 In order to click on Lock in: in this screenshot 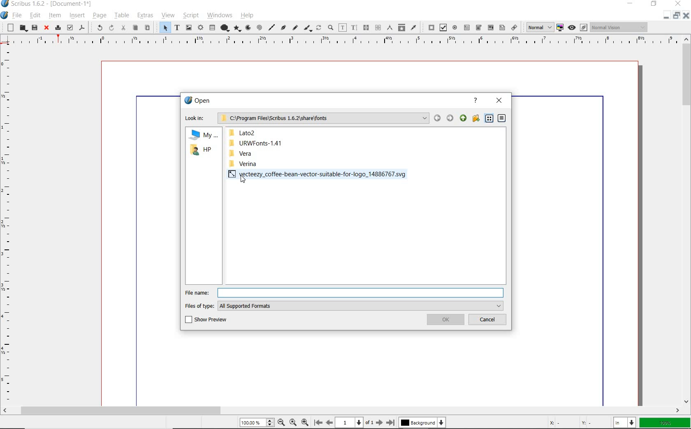, I will do `click(195, 118)`.